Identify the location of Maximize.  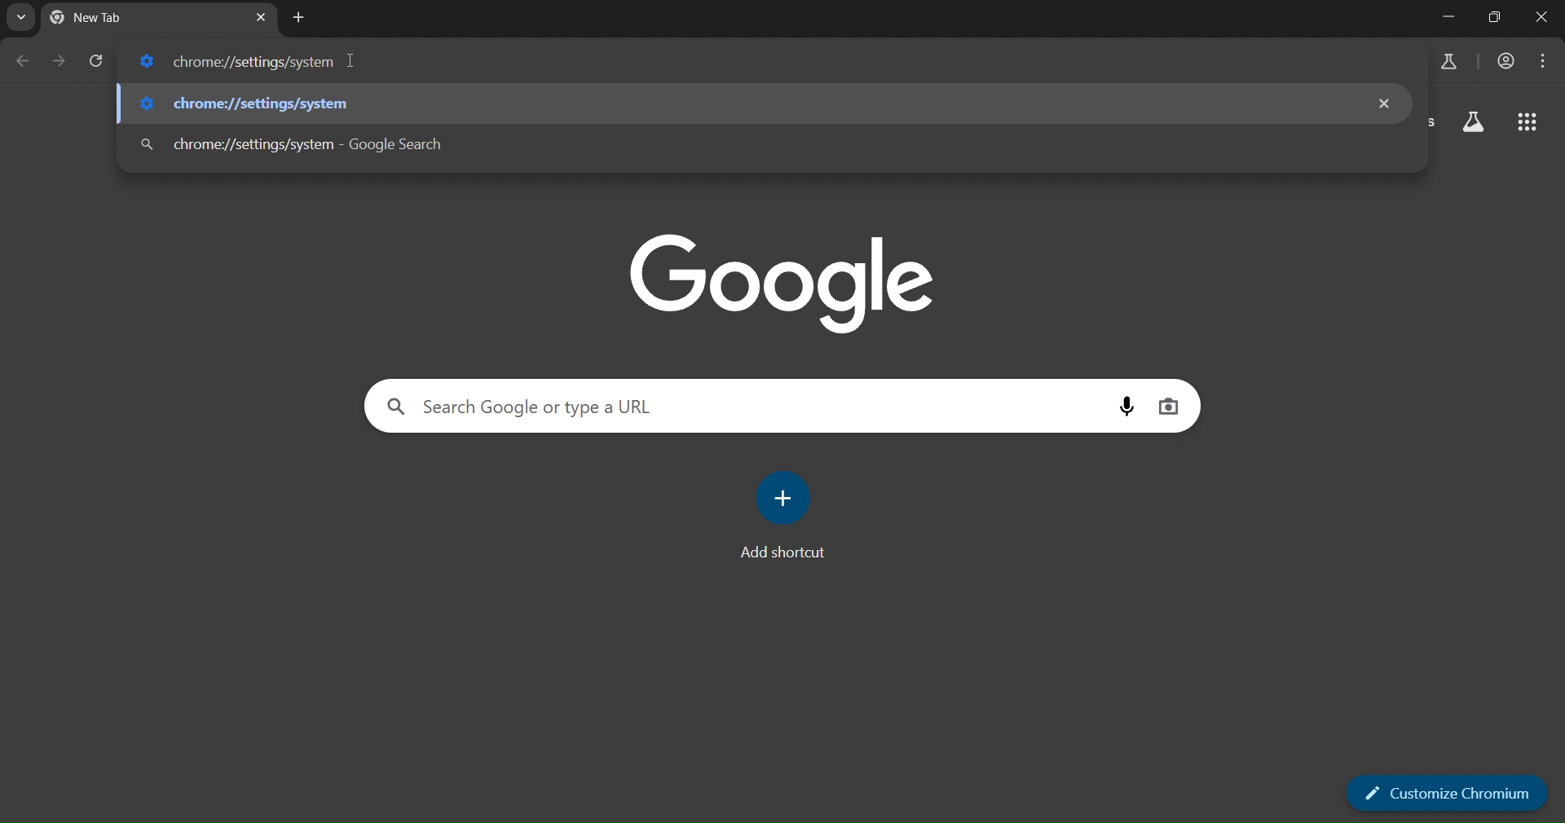
(1496, 17).